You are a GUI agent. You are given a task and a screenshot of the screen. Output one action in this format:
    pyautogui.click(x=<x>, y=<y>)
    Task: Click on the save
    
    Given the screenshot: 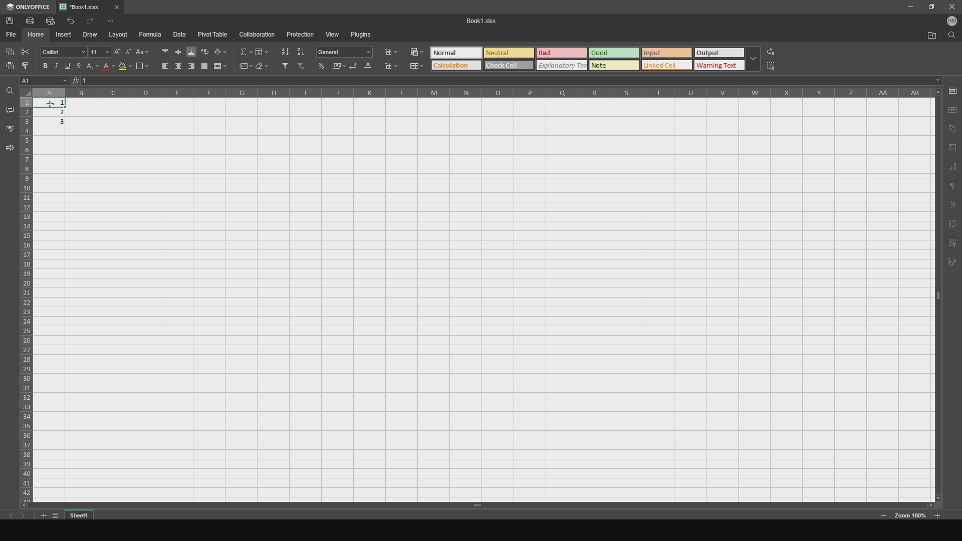 What is the action you would take?
    pyautogui.click(x=13, y=21)
    